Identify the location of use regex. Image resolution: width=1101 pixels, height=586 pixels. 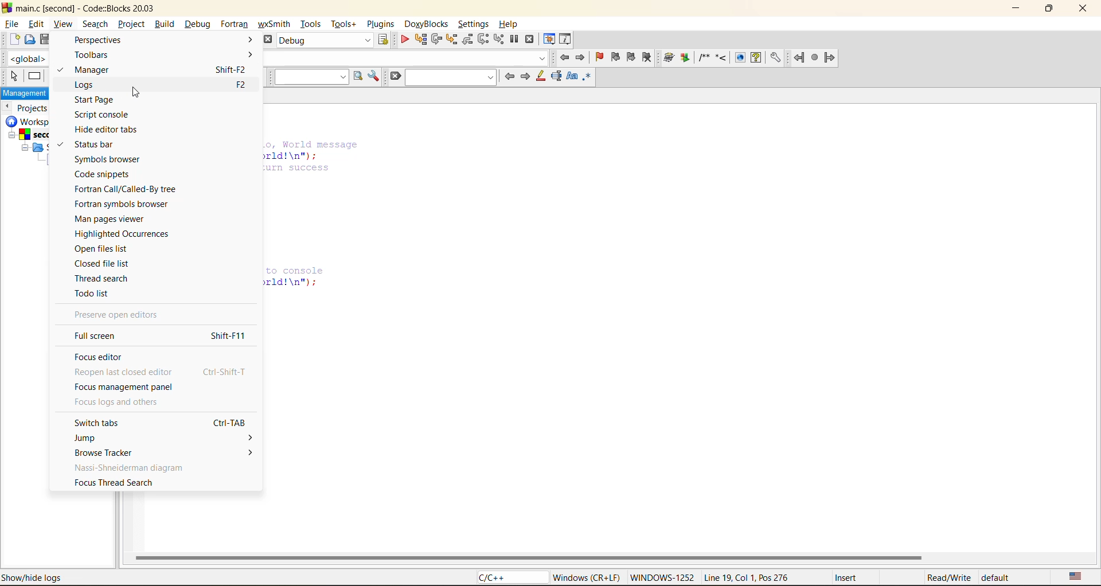
(588, 79).